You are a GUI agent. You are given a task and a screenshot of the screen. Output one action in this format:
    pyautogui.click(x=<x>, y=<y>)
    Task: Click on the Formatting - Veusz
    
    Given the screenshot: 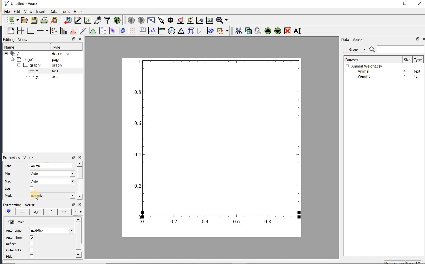 What is the action you would take?
    pyautogui.click(x=19, y=205)
    